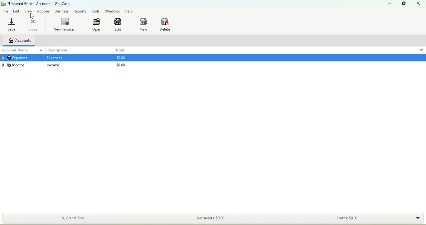 This screenshot has width=426, height=225. Describe the element at coordinates (33, 24) in the screenshot. I see `Close` at that location.